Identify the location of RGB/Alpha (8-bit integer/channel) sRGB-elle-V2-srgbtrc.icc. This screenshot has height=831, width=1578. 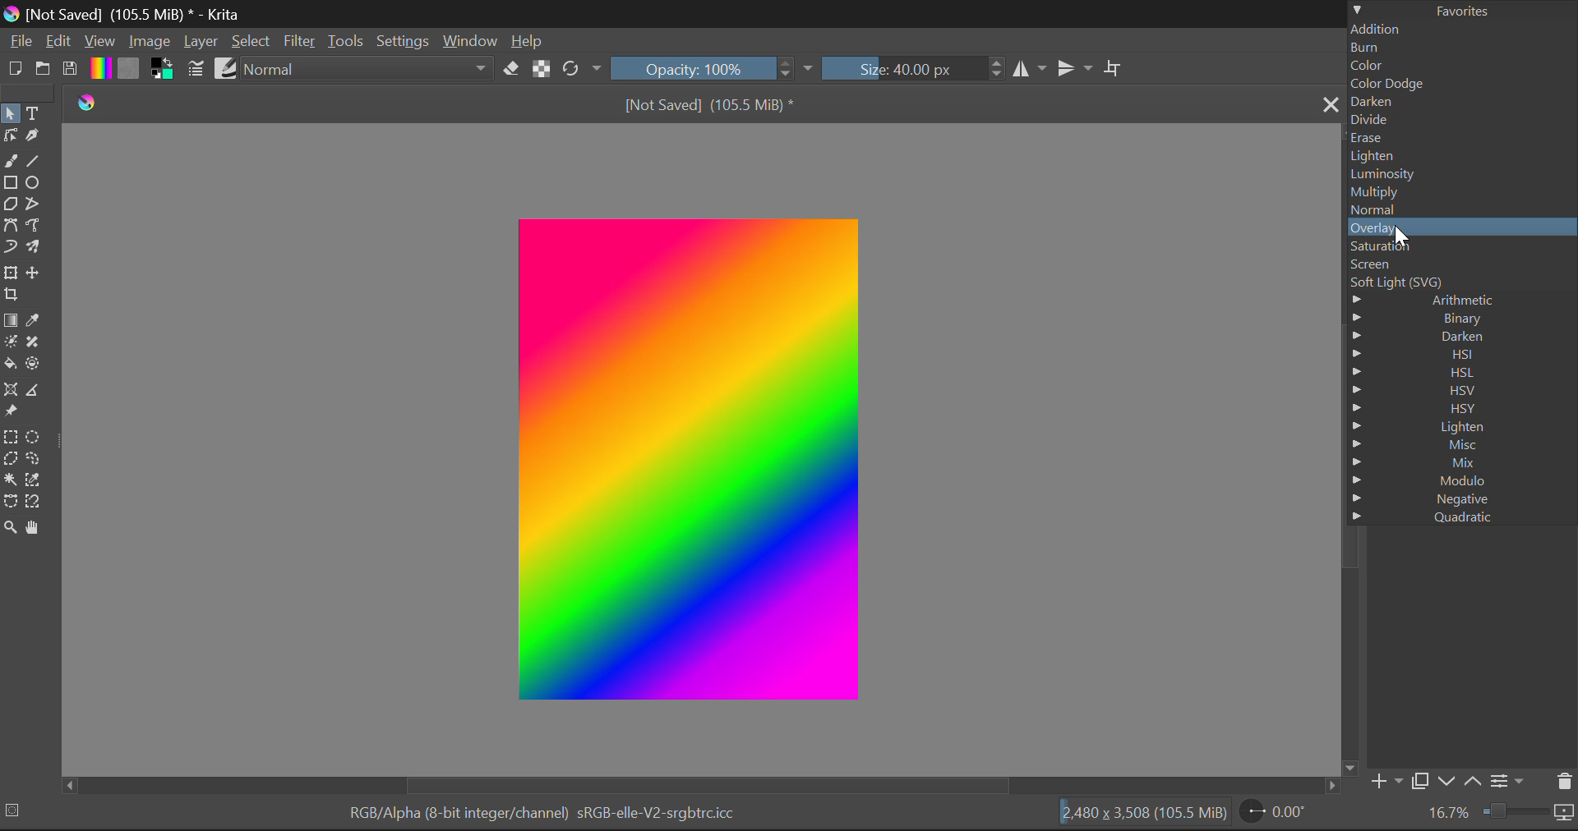
(544, 813).